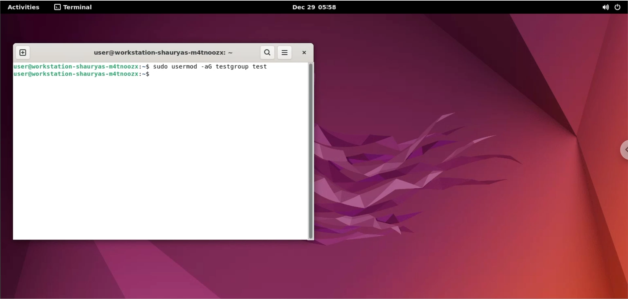  I want to click on Dec 29 05:58, so click(317, 8).